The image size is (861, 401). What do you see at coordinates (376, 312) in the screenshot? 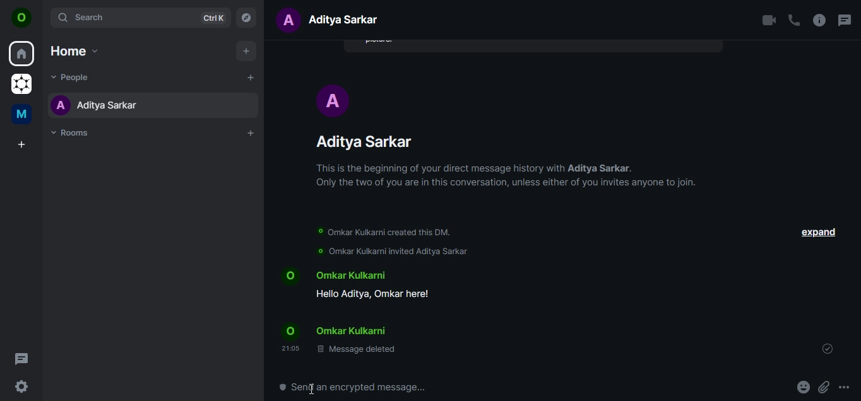
I see `text` at bounding box center [376, 312].